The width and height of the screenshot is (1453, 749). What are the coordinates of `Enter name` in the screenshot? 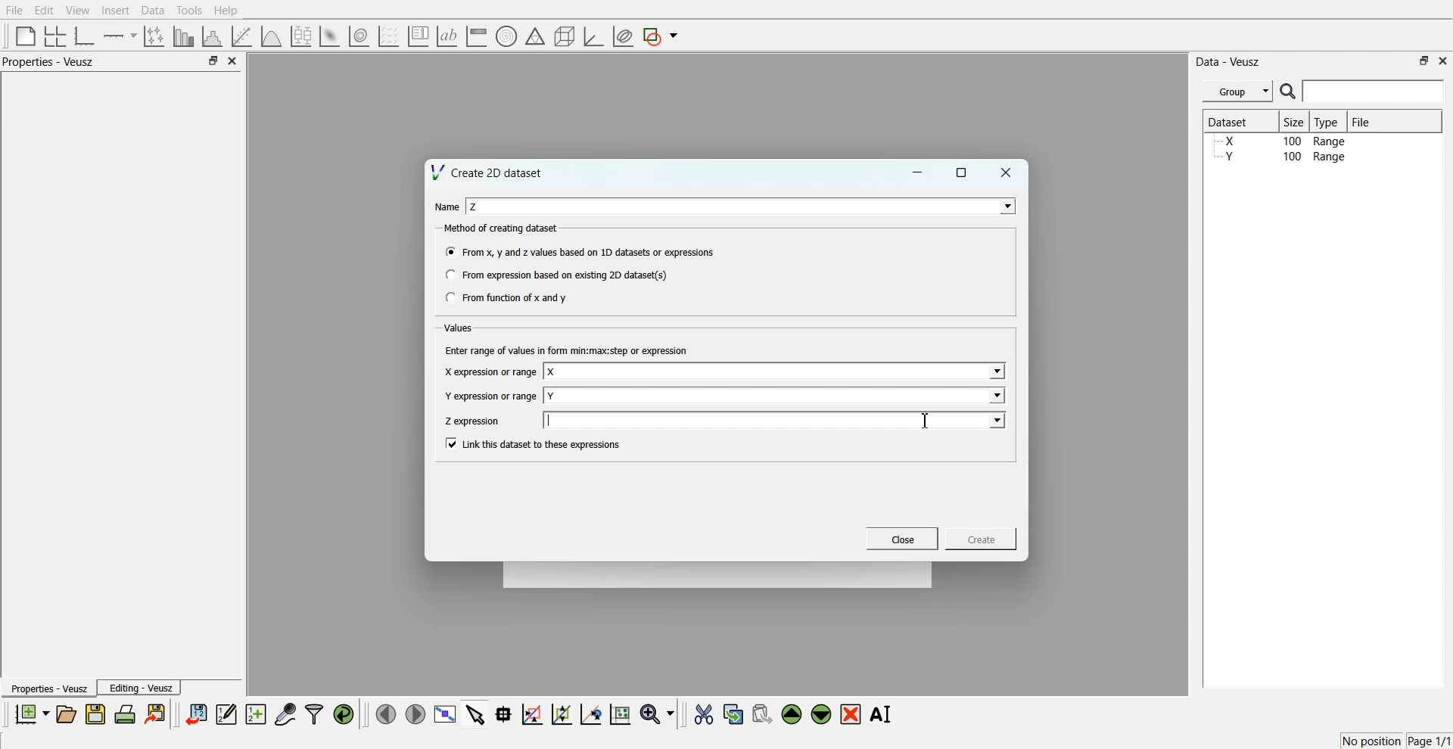 It's located at (743, 206).